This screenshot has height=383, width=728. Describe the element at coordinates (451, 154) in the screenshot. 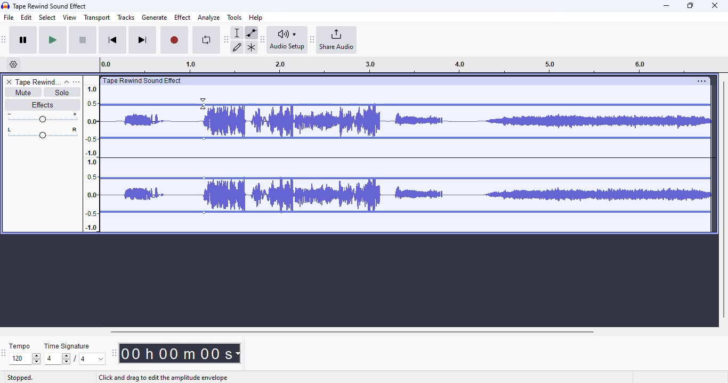

I see `volume of the track reduced` at that location.